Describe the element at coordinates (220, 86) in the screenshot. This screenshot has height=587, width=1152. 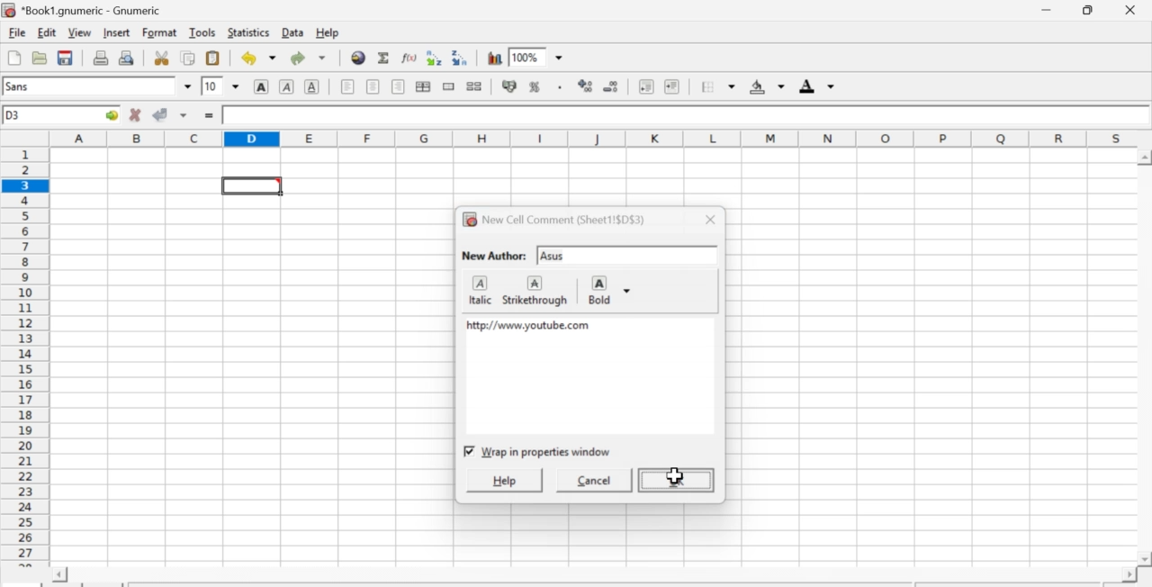
I see `Font Size` at that location.